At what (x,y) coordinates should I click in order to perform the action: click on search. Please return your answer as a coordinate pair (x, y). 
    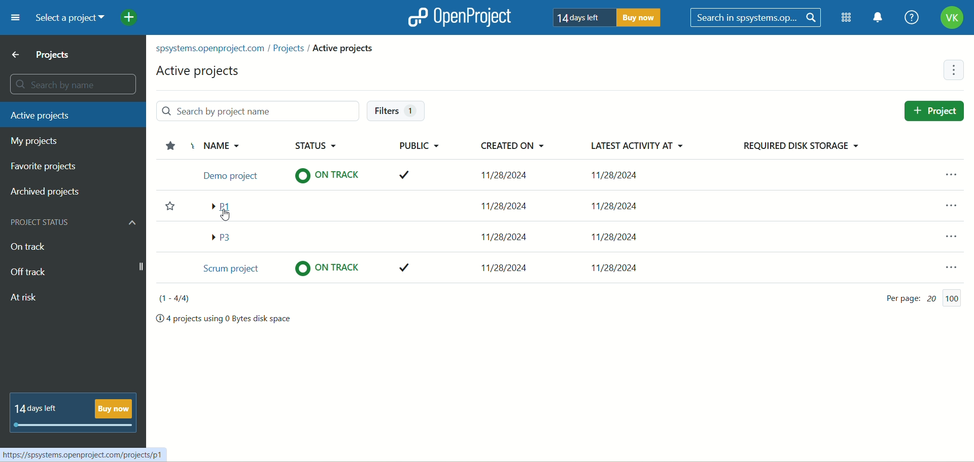
    Looking at the image, I should click on (757, 18).